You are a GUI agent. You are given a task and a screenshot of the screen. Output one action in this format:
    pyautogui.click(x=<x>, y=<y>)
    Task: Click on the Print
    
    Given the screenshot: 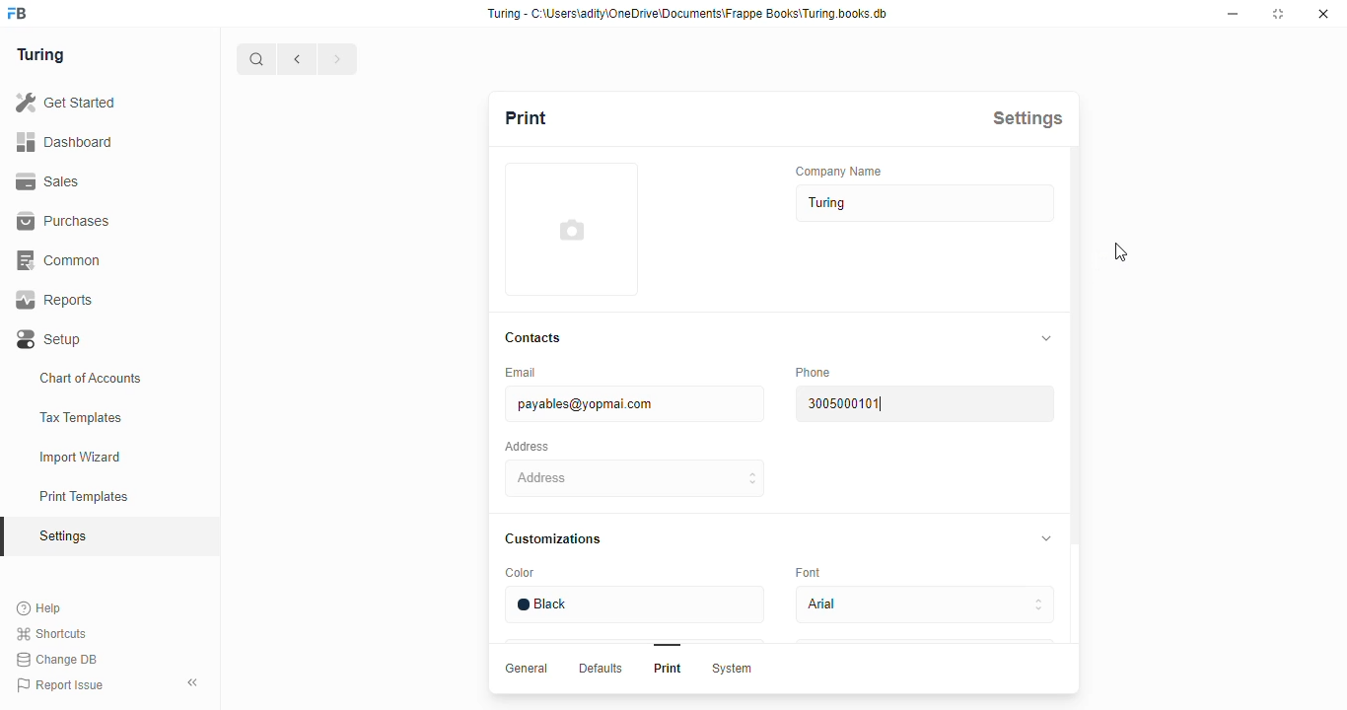 What is the action you would take?
    pyautogui.click(x=667, y=669)
    